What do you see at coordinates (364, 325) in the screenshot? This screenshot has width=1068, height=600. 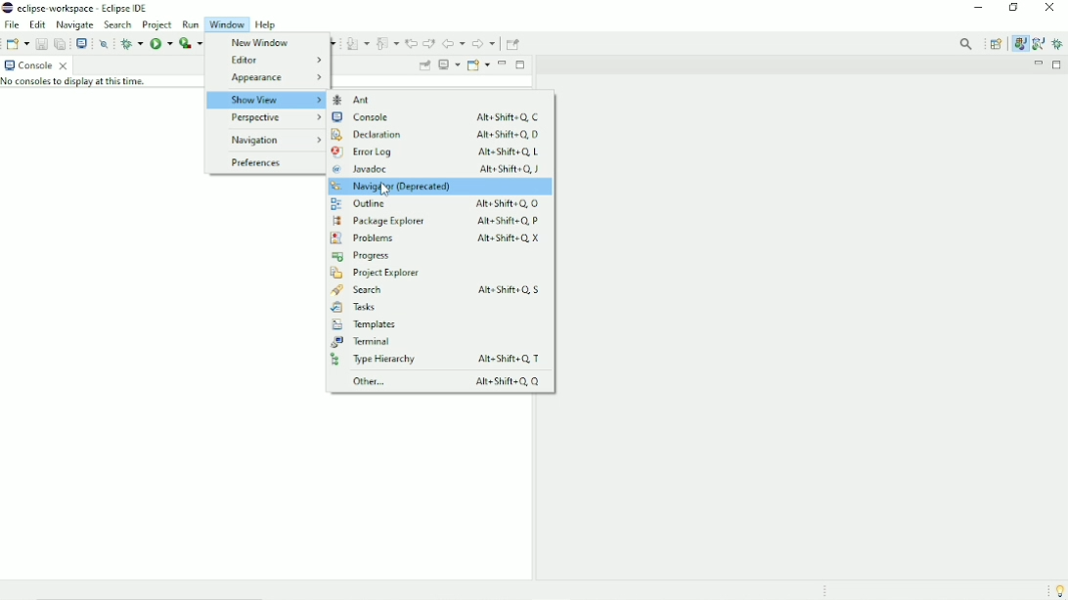 I see `Templates` at bounding box center [364, 325].